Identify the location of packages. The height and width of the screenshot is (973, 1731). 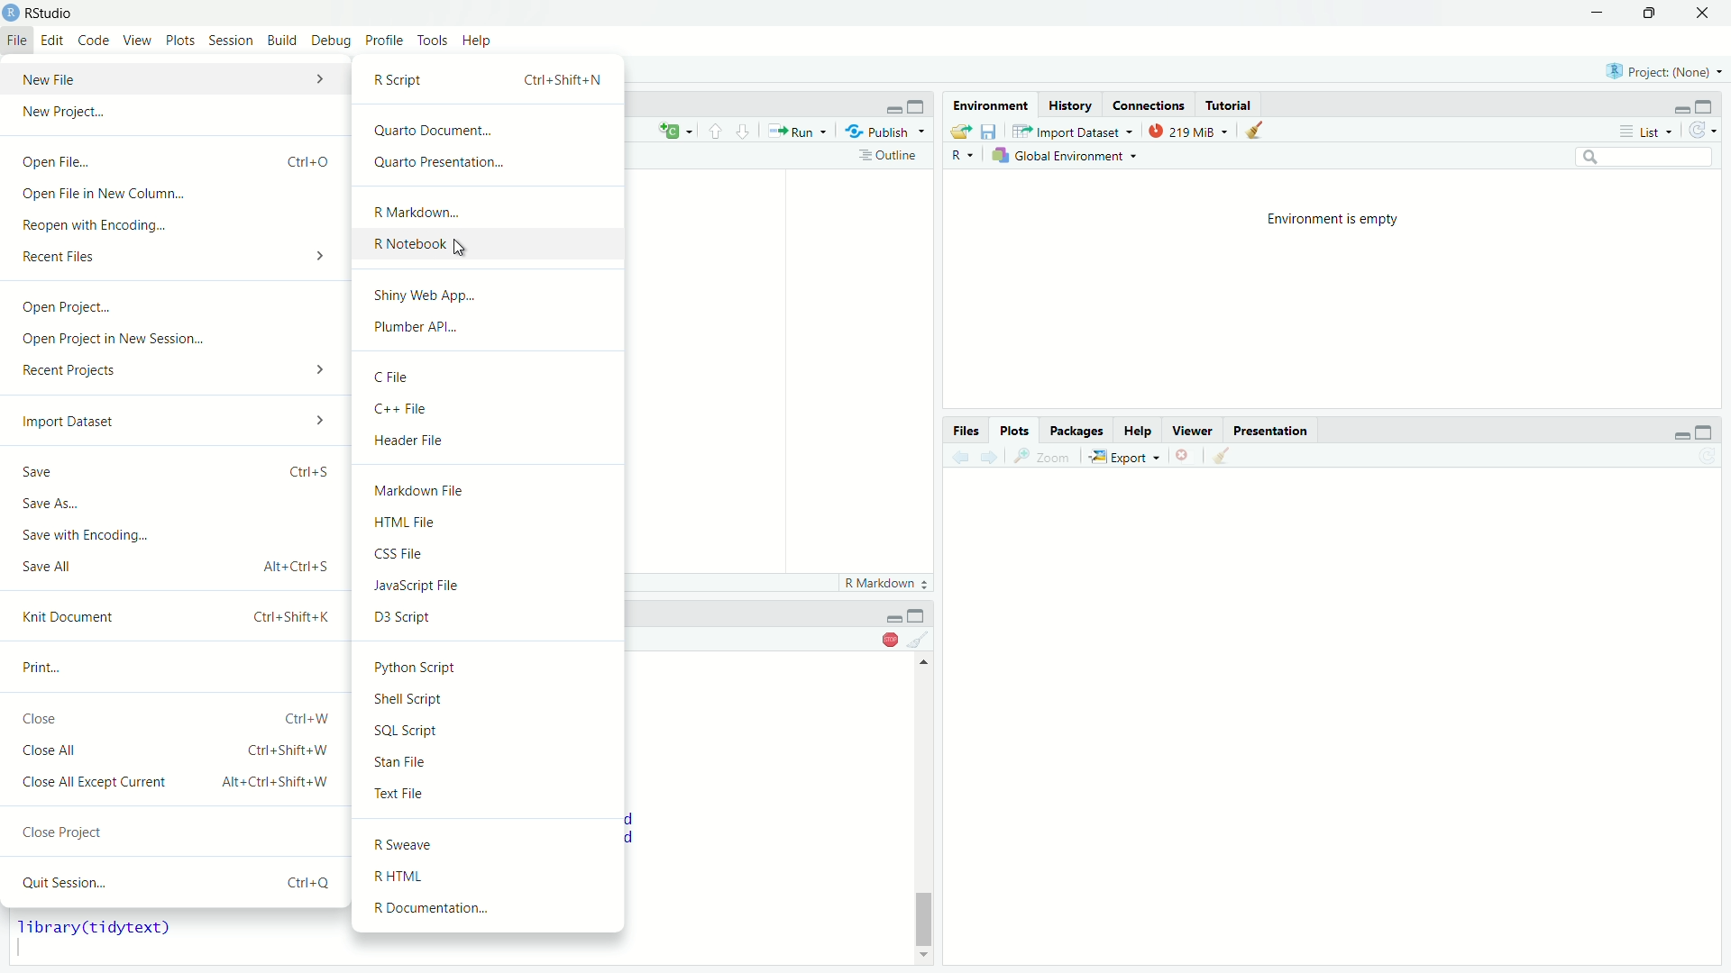
(1077, 431).